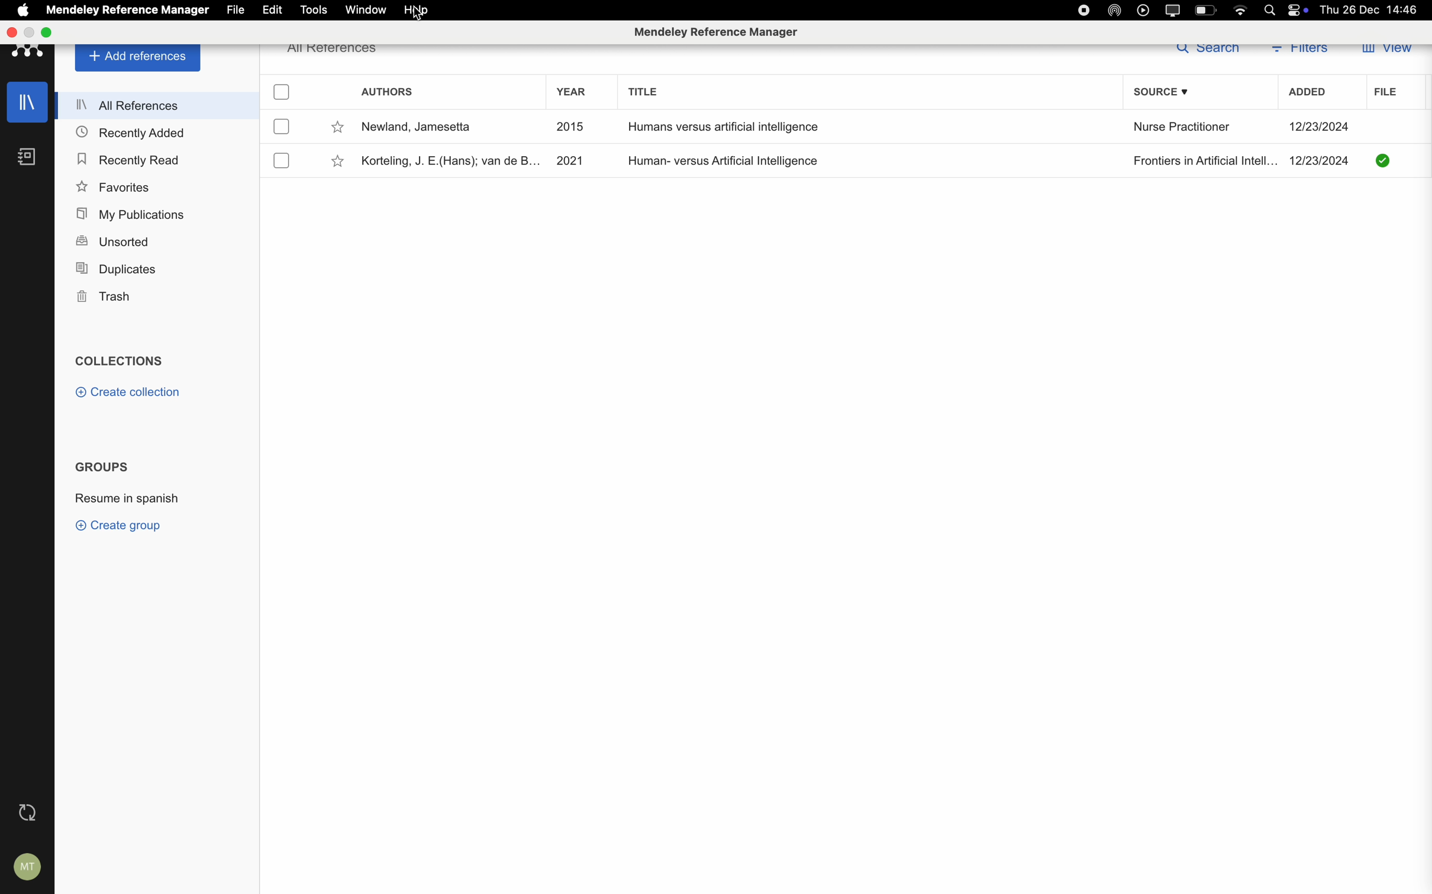 The width and height of the screenshot is (1432, 894). I want to click on 12/23/2024, so click(1324, 163).